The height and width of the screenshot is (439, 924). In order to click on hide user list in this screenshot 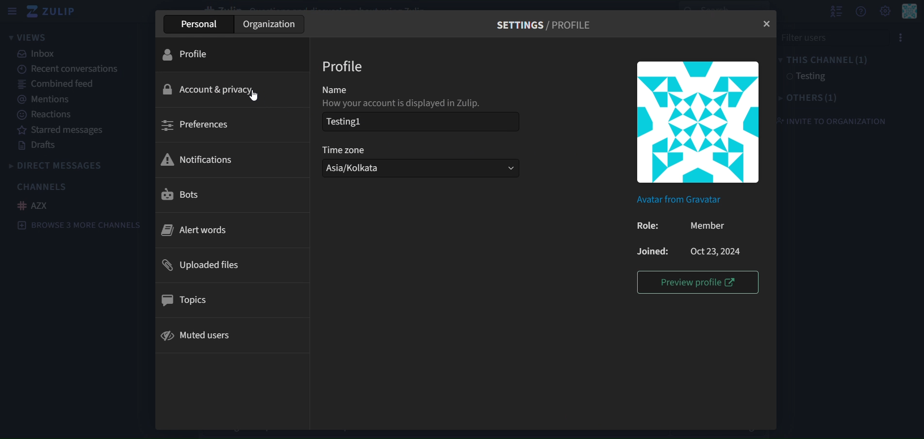, I will do `click(833, 12)`.